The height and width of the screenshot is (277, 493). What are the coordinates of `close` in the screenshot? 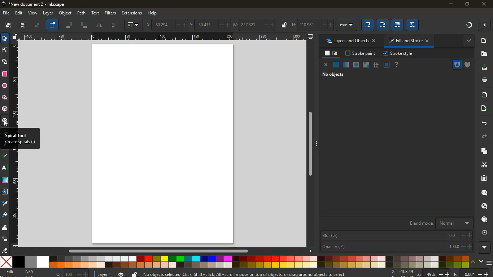 It's located at (326, 65).